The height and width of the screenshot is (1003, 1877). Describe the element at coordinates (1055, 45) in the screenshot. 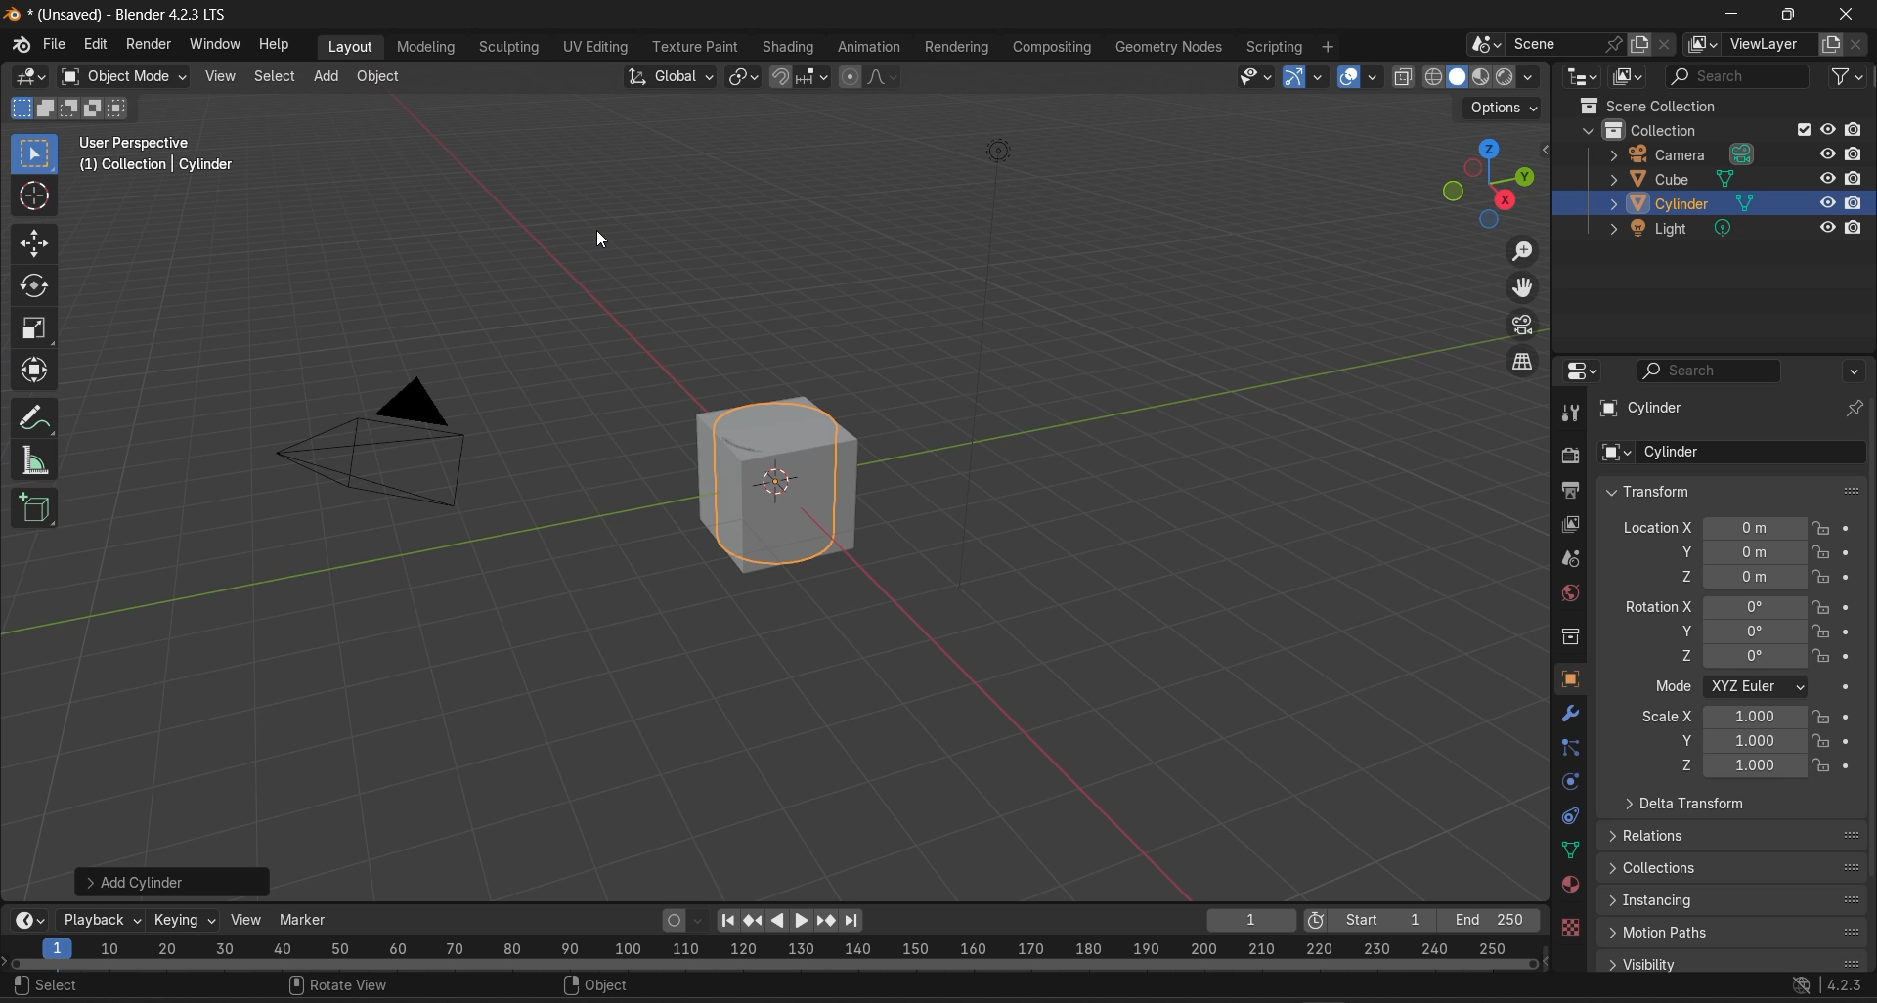

I see `composting` at that location.